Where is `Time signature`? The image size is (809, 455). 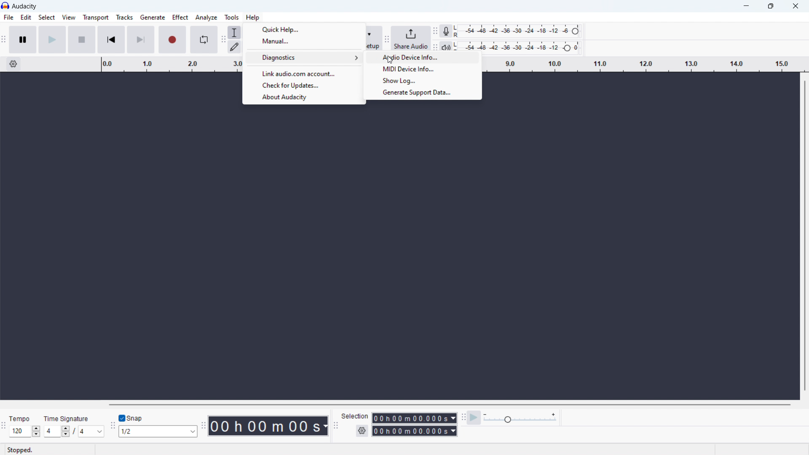 Time signature is located at coordinates (67, 418).